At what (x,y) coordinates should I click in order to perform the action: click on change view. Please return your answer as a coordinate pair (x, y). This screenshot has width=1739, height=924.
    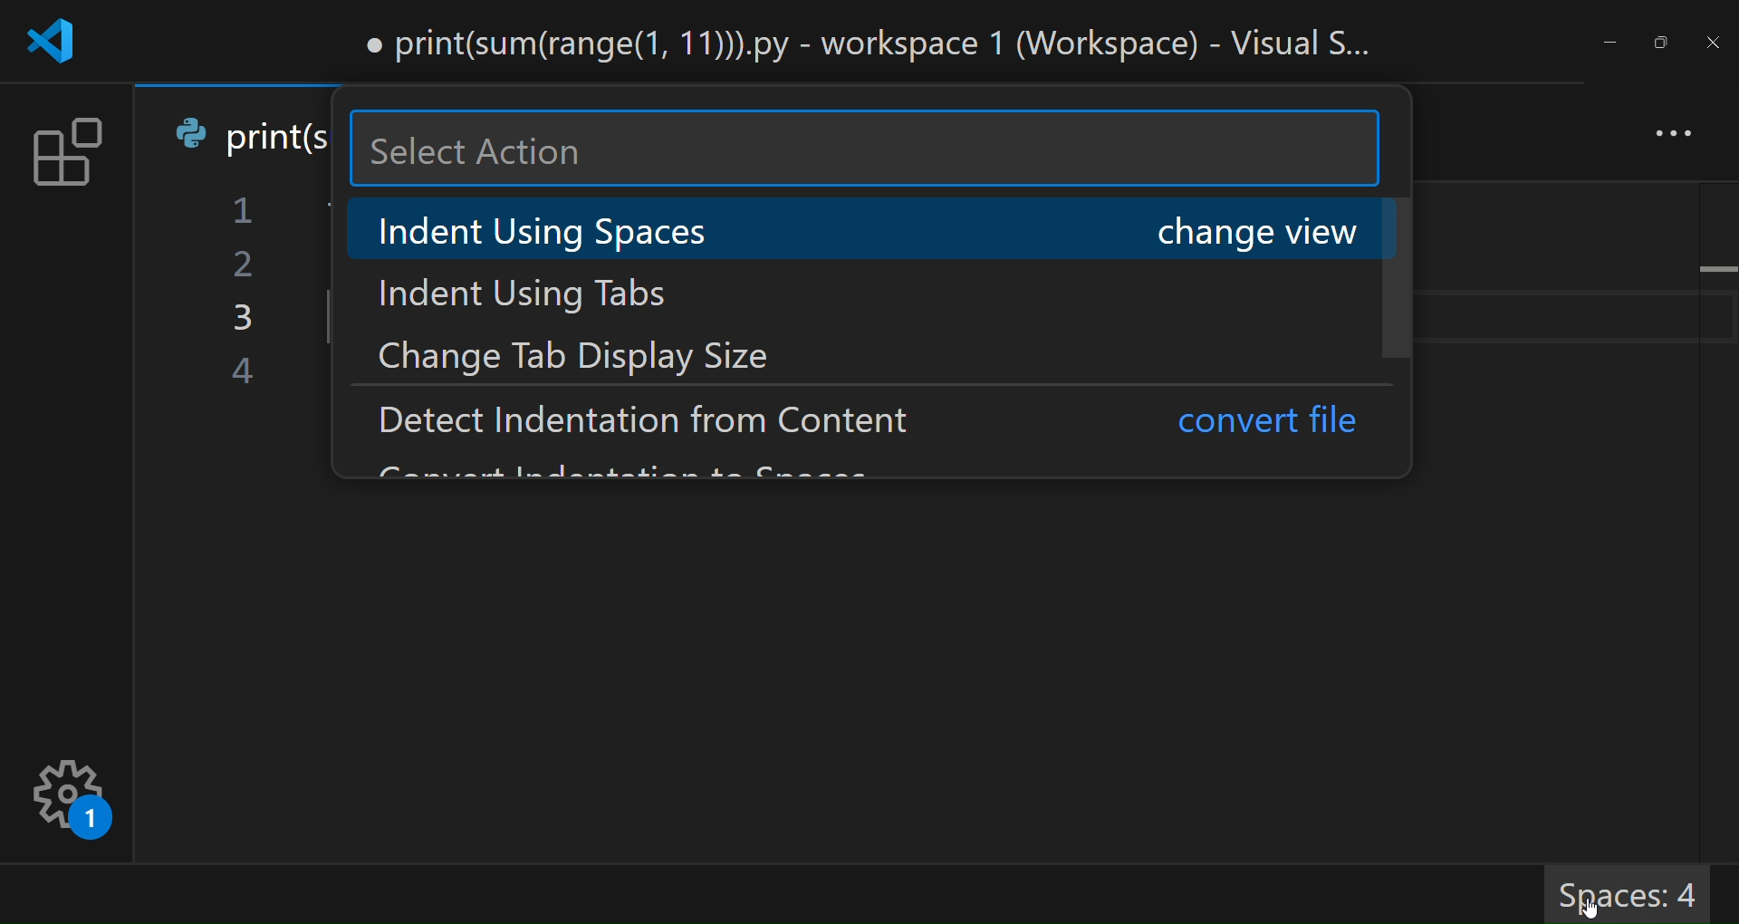
    Looking at the image, I should click on (1250, 230).